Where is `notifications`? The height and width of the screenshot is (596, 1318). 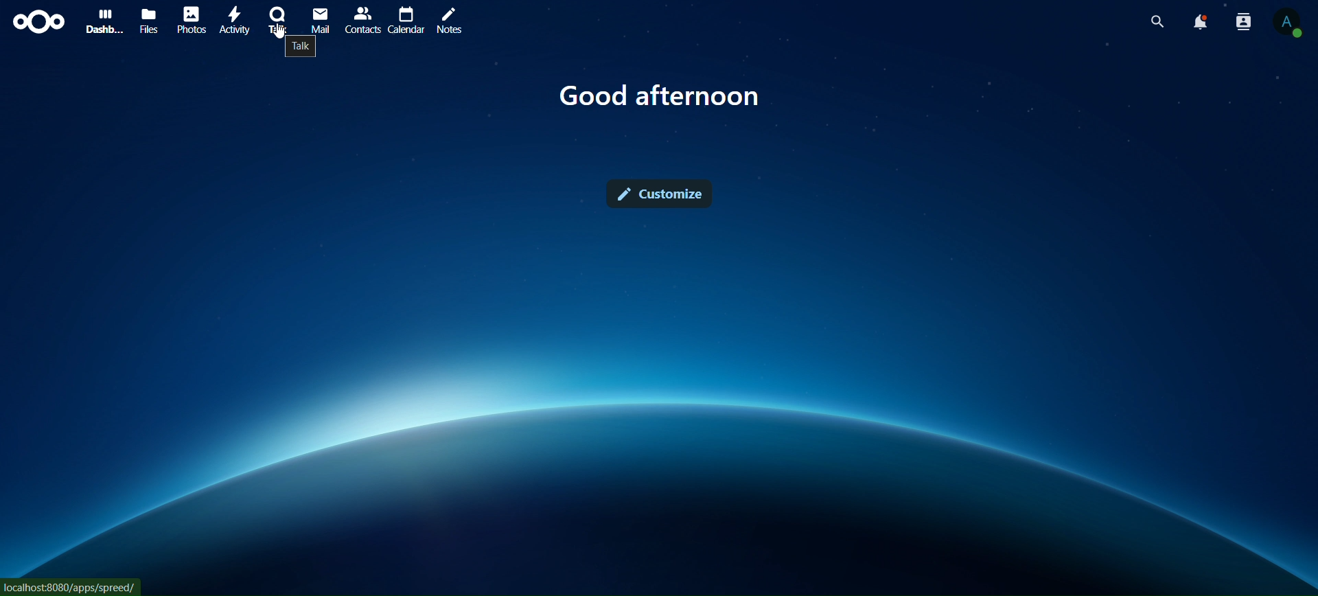 notifications is located at coordinates (1199, 23).